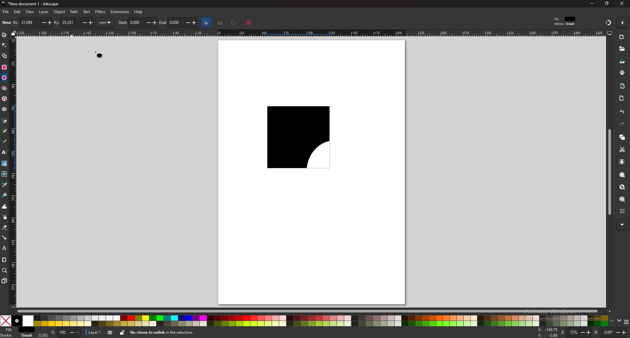 The image size is (630, 338). Describe the element at coordinates (94, 332) in the screenshot. I see `layer` at that location.